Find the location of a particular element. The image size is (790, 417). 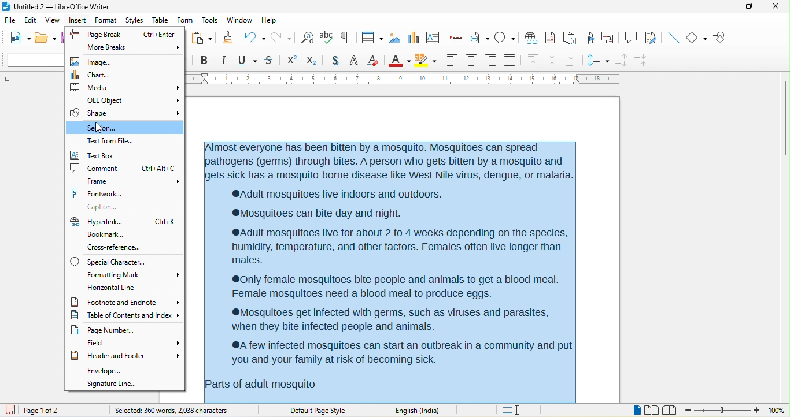

superscript is located at coordinates (293, 60).